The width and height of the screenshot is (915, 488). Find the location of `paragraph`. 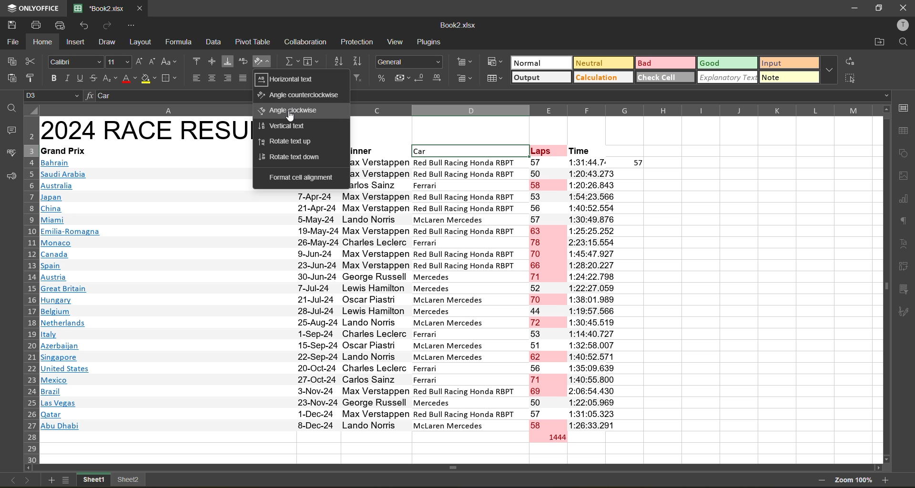

paragraph is located at coordinates (904, 221).